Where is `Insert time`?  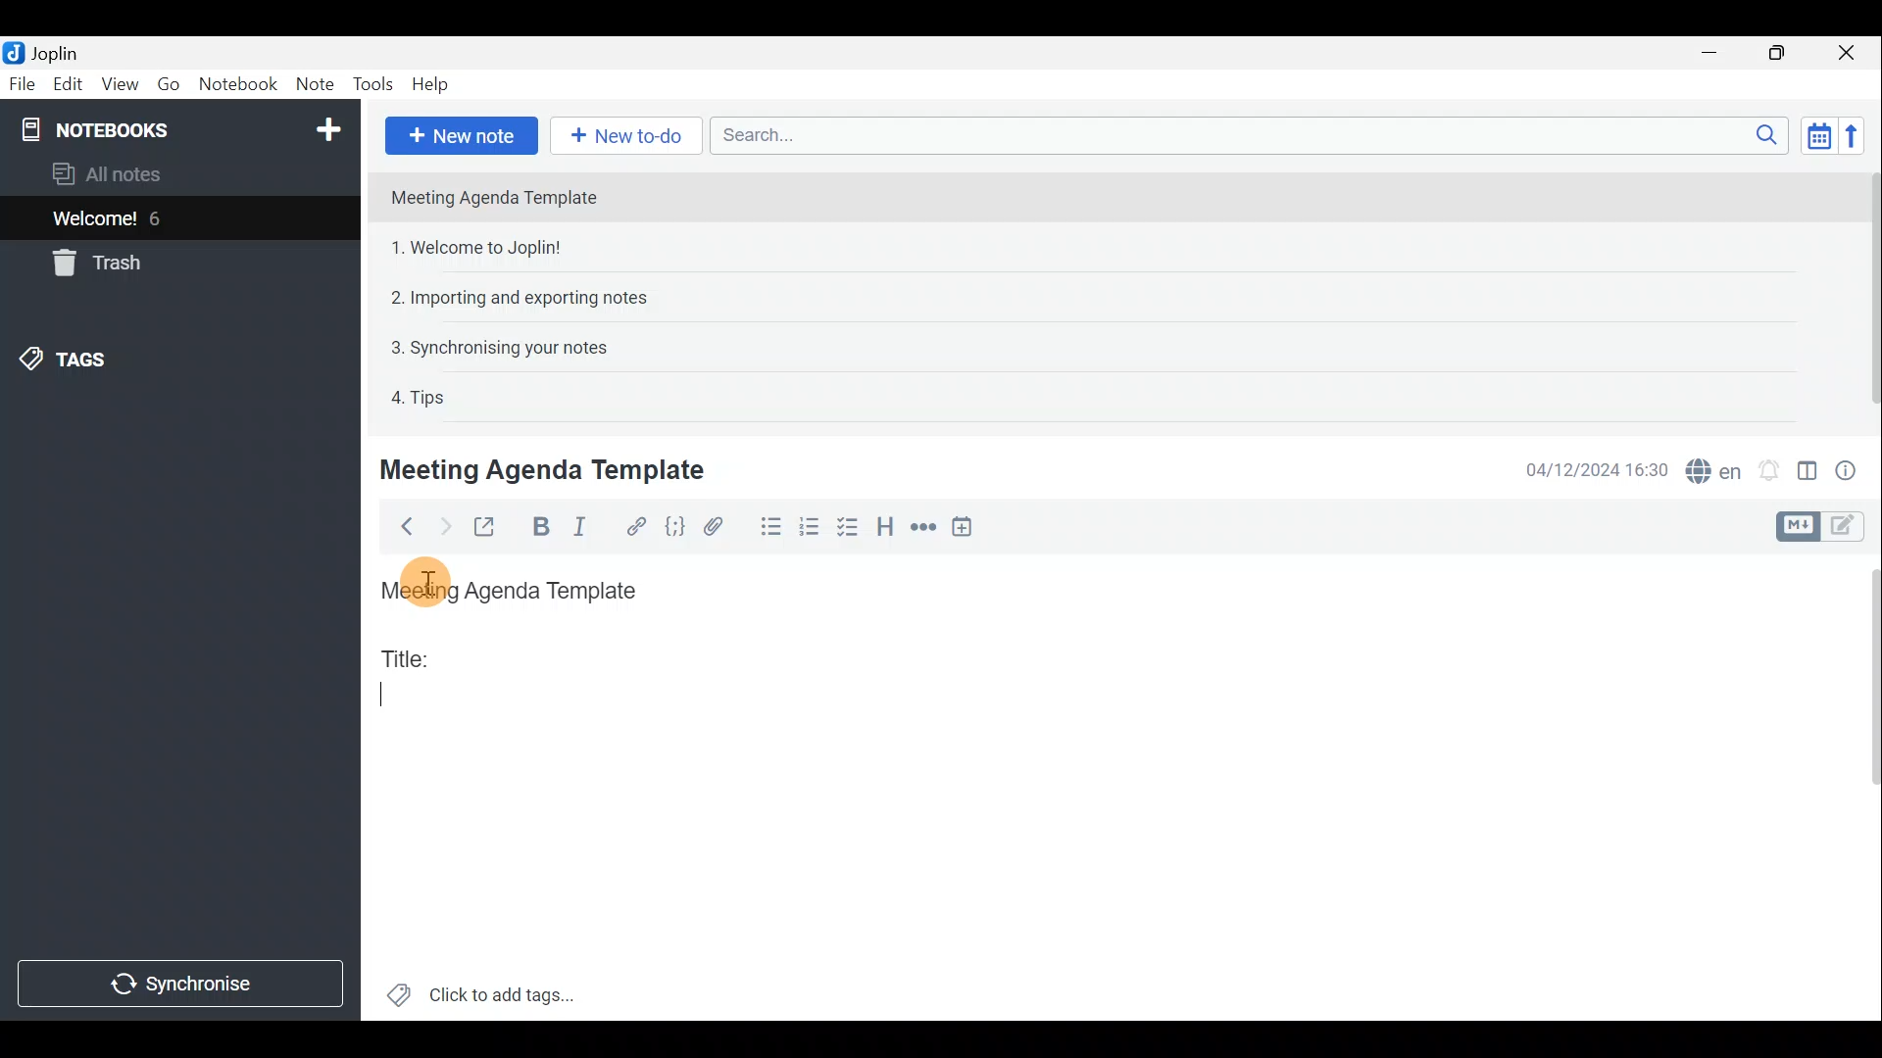 Insert time is located at coordinates (966, 530).